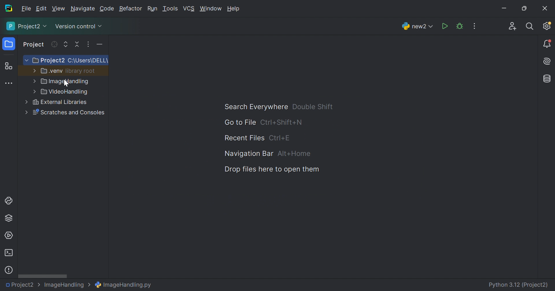 The height and width of the screenshot is (291, 555). I want to click on C:\Users\DELL\, so click(88, 61).